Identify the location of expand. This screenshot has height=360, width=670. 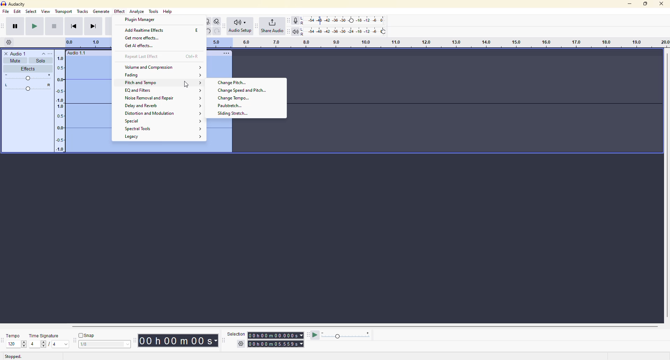
(201, 113).